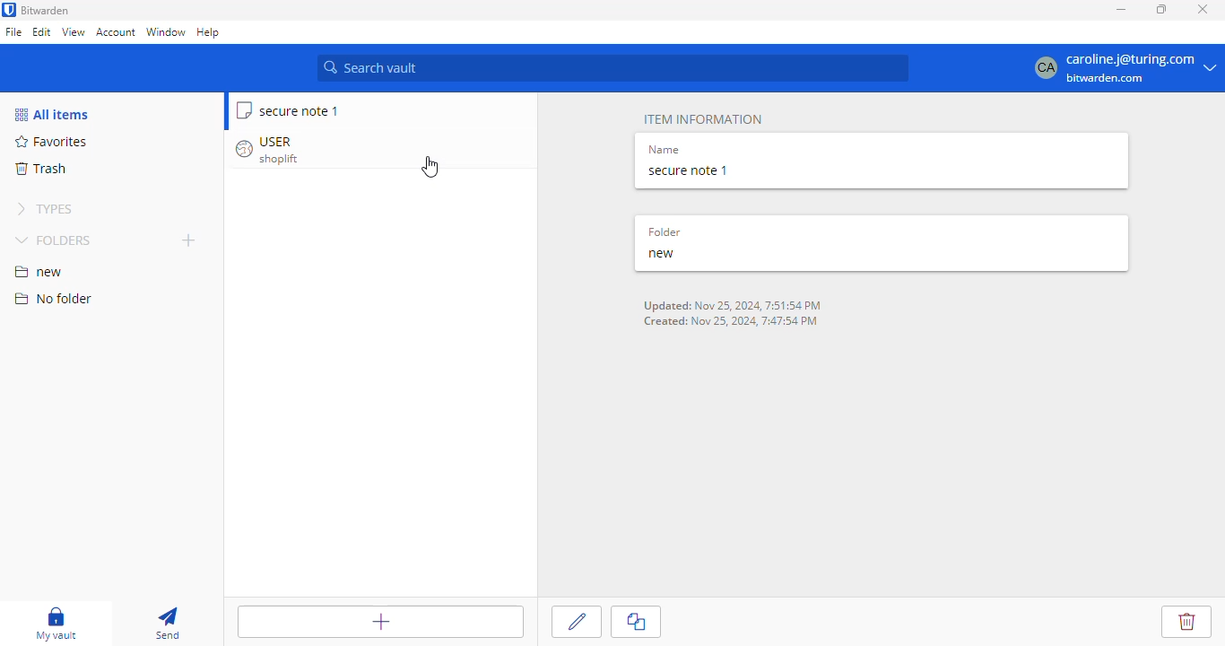  Describe the element at coordinates (691, 171) in the screenshot. I see `secure note 1` at that location.